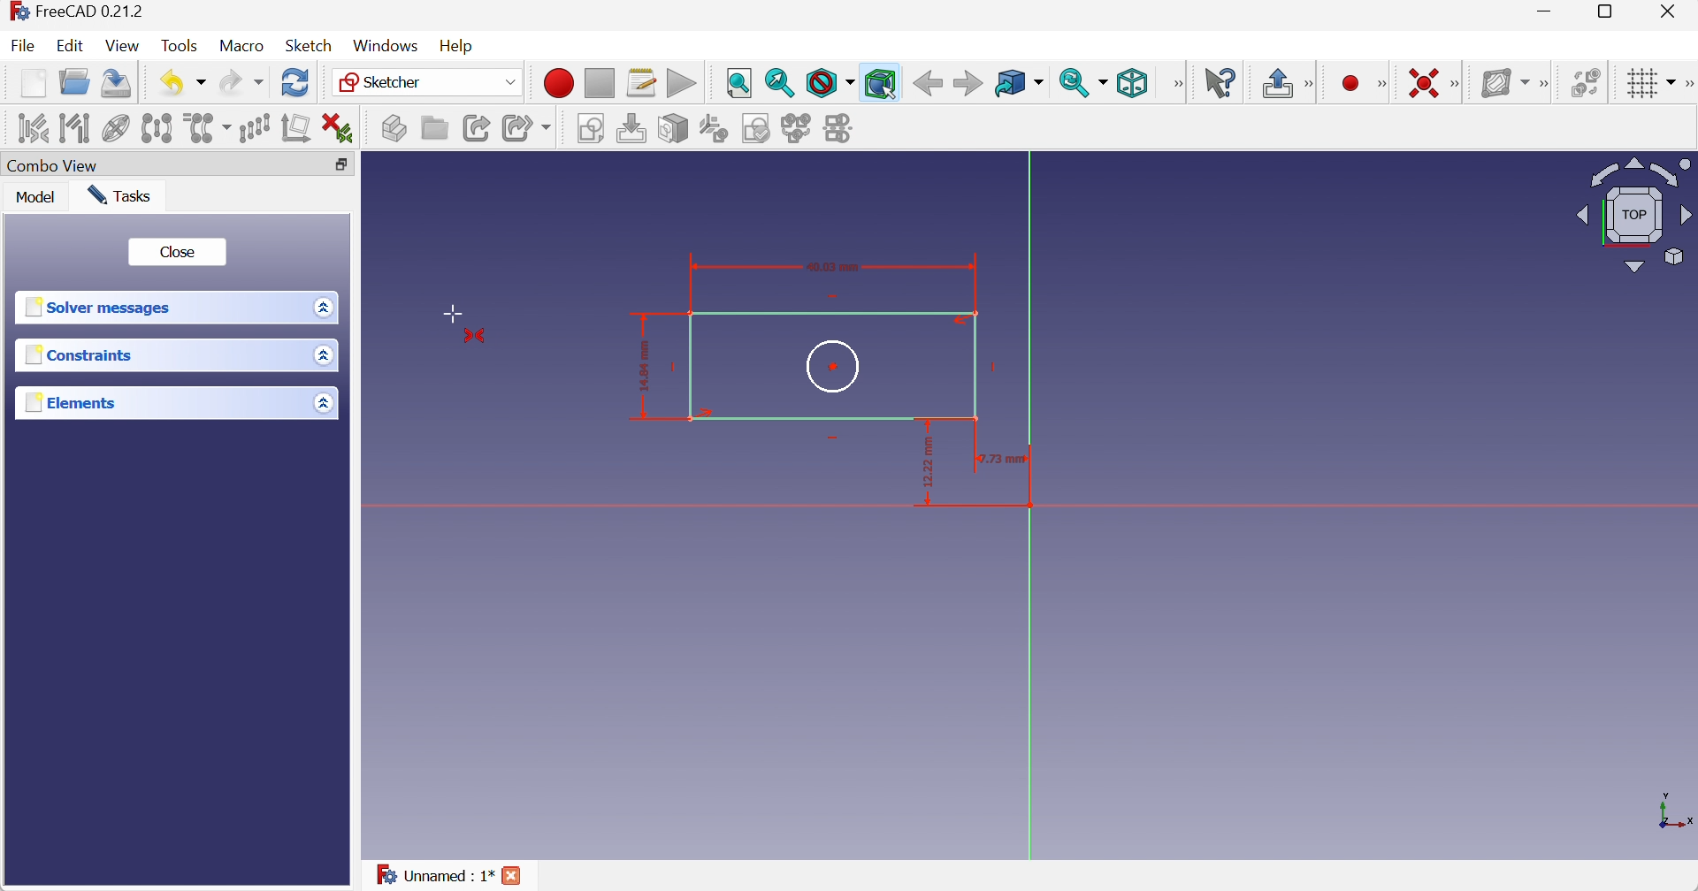 The image size is (1698, 891). I want to click on Sketch, so click(309, 45).